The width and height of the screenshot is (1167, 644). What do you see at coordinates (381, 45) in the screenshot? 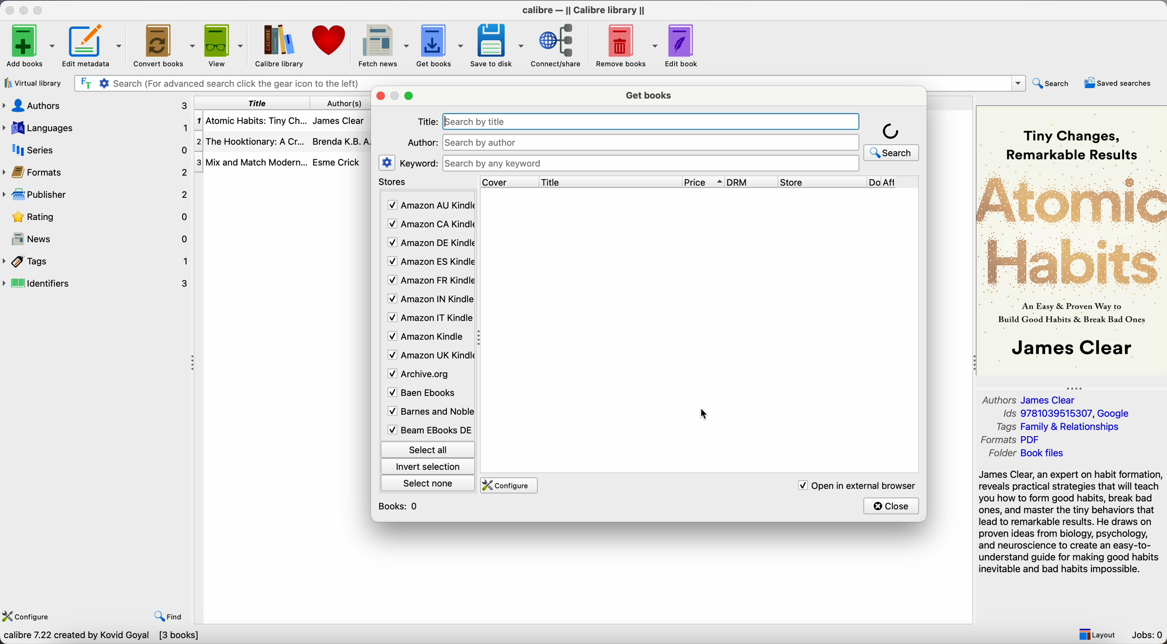
I see `fetch news` at bounding box center [381, 45].